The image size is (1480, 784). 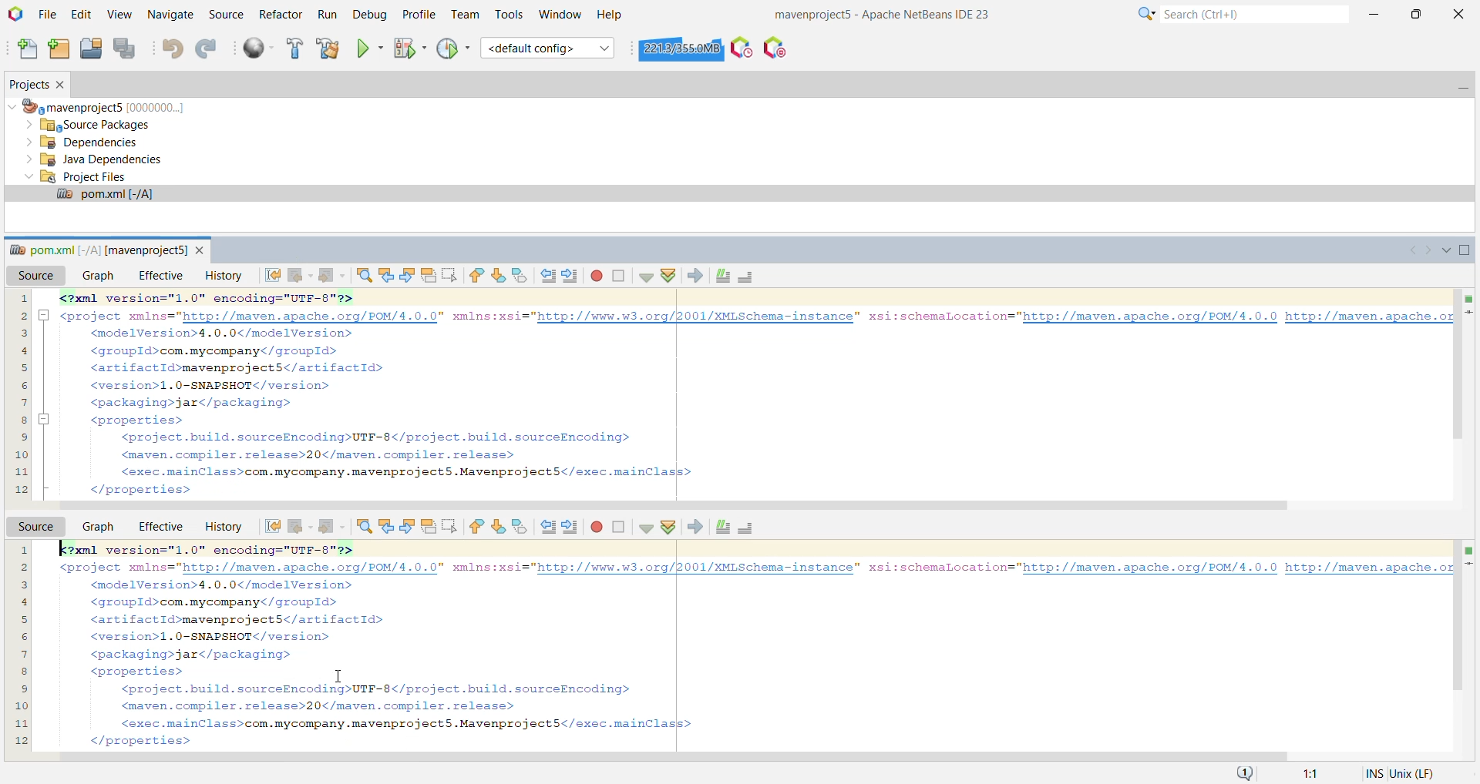 I want to click on Stop Macro Recording, so click(x=619, y=527).